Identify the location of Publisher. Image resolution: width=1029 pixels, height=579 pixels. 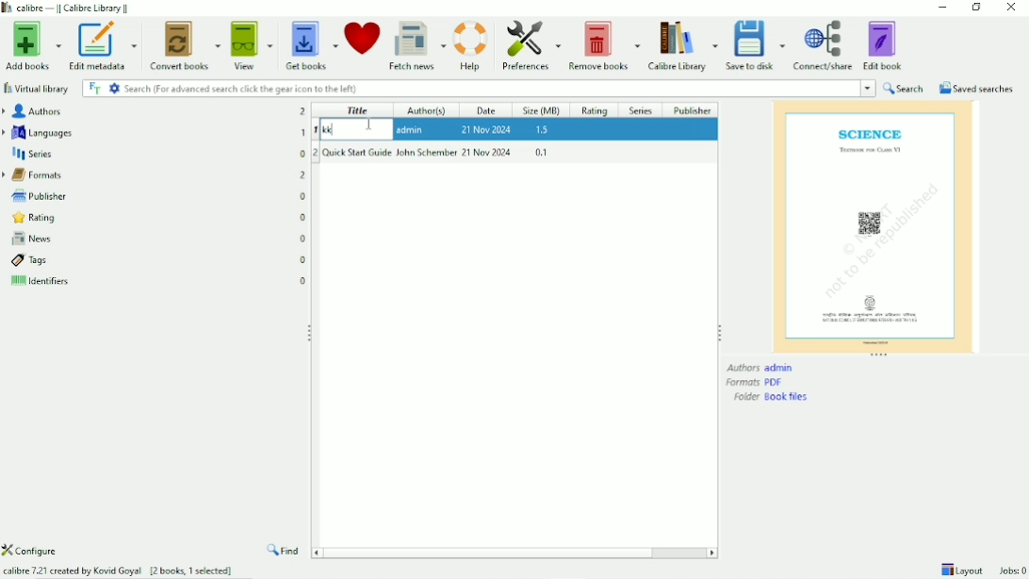
(36, 194).